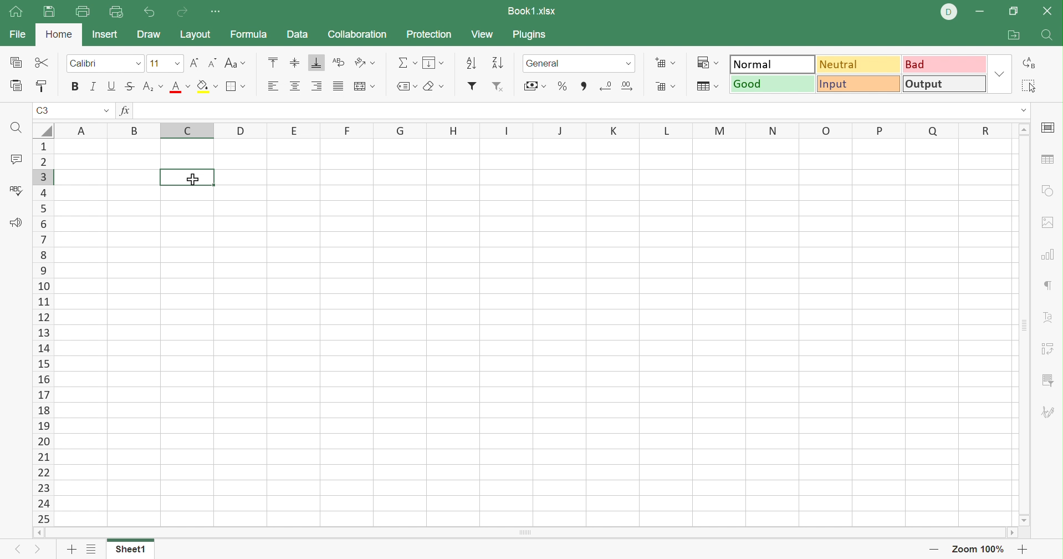 This screenshot has width=1063, height=559. What do you see at coordinates (132, 550) in the screenshot?
I see `Sheet1` at bounding box center [132, 550].